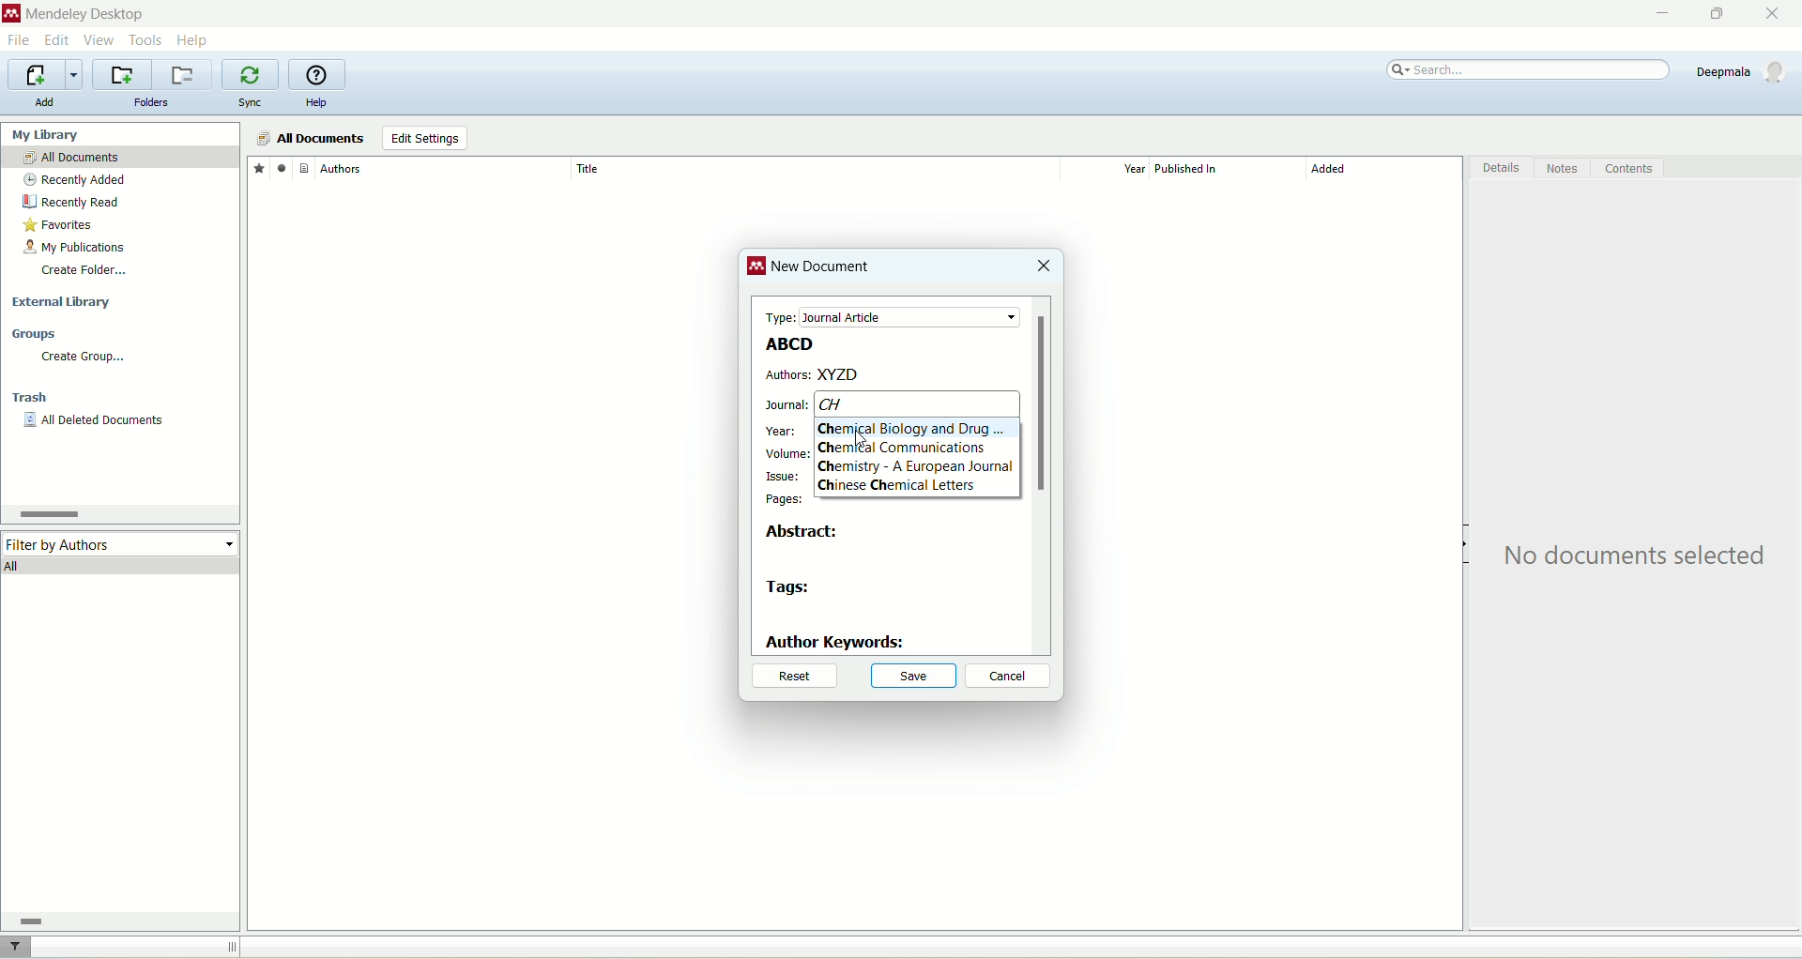  I want to click on close, so click(1043, 267).